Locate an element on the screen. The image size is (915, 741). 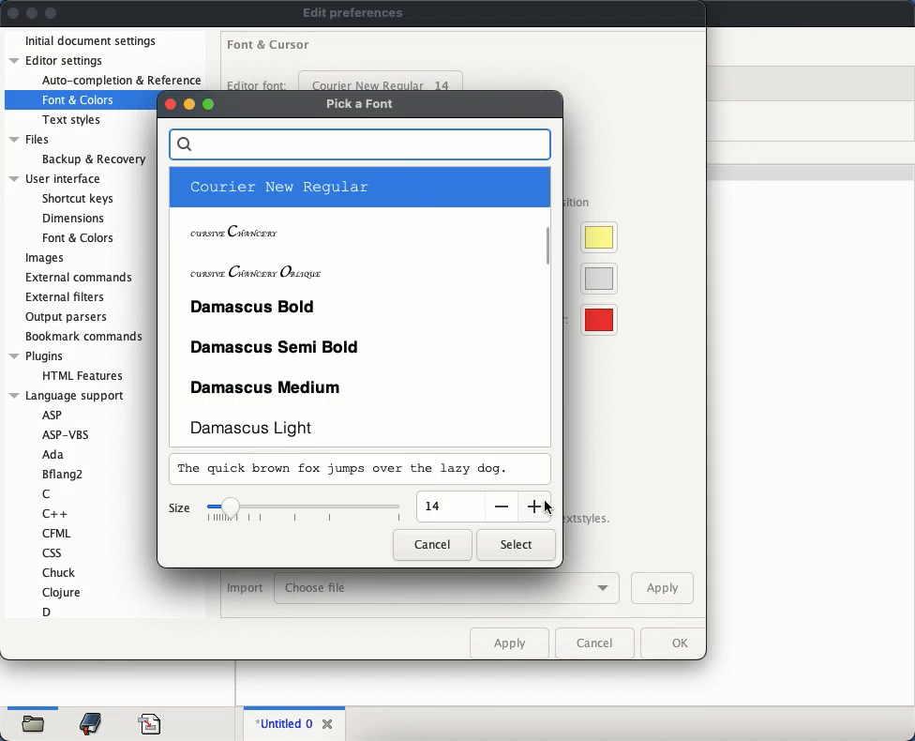
auto completion  is located at coordinates (121, 81).